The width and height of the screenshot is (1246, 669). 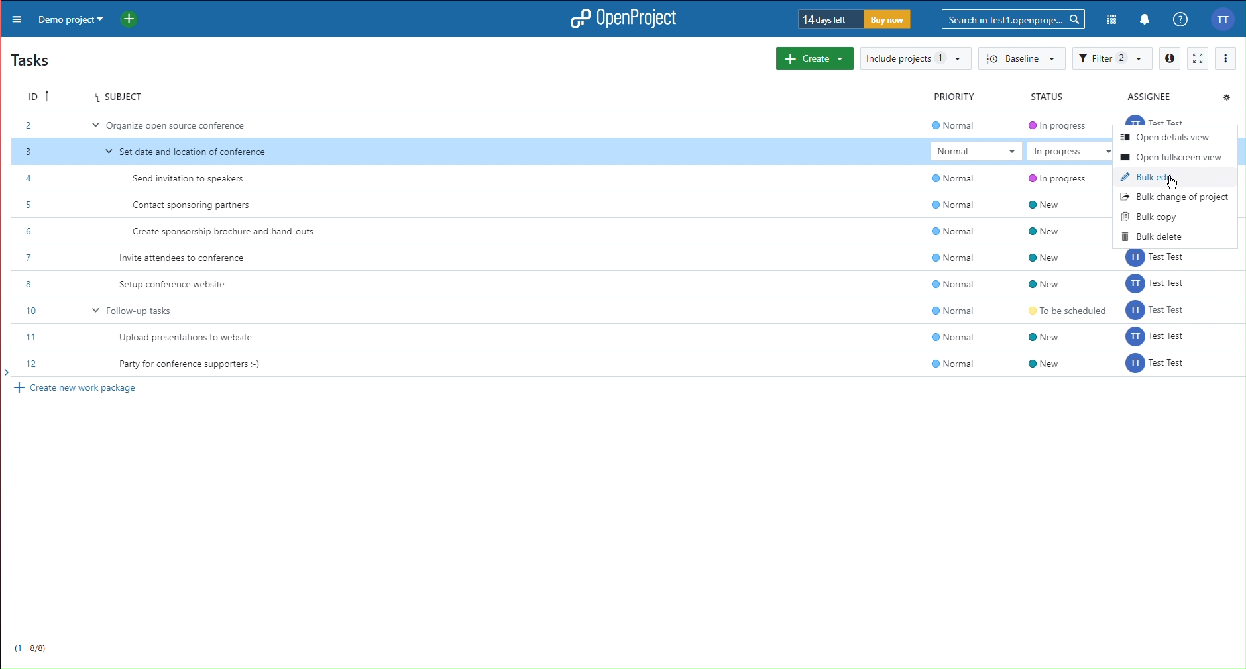 What do you see at coordinates (119, 97) in the screenshot?
I see `Subject` at bounding box center [119, 97].